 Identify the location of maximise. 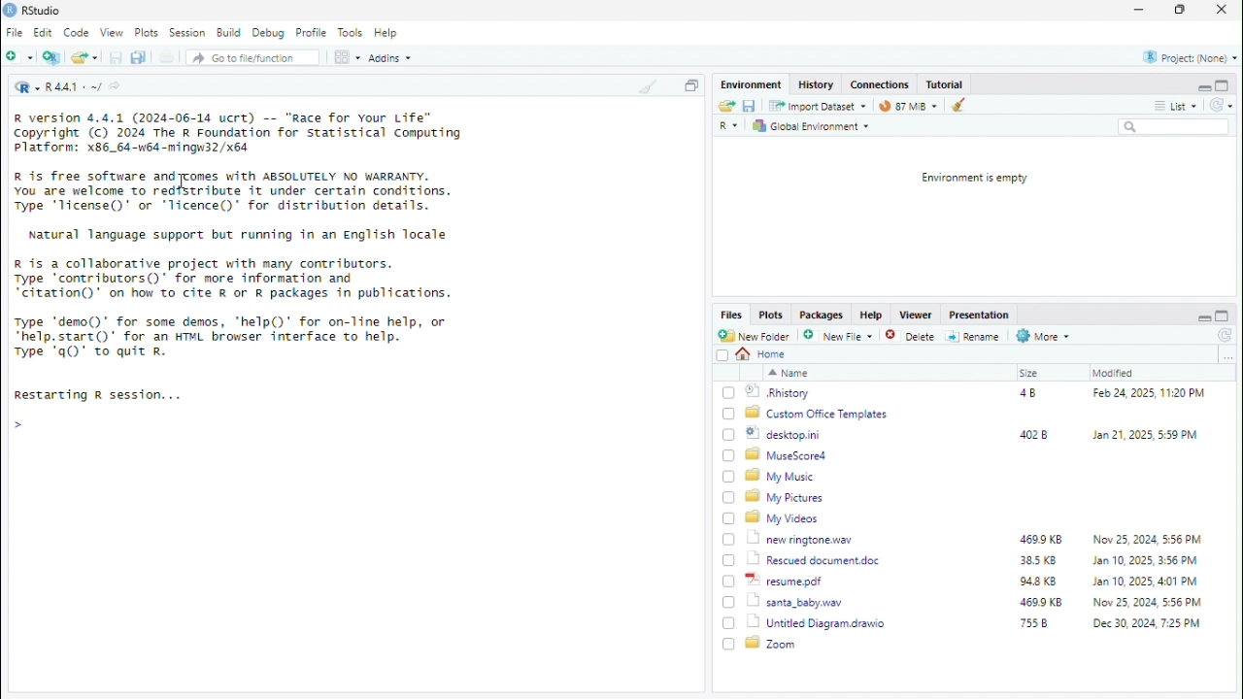
(1223, 84).